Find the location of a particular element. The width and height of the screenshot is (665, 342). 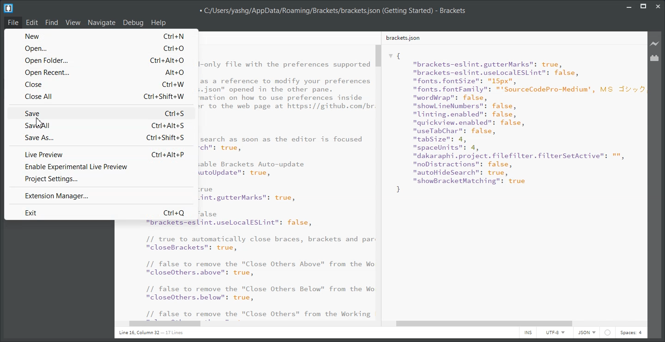

Line 1, Column 1 - 17 Lines is located at coordinates (150, 333).